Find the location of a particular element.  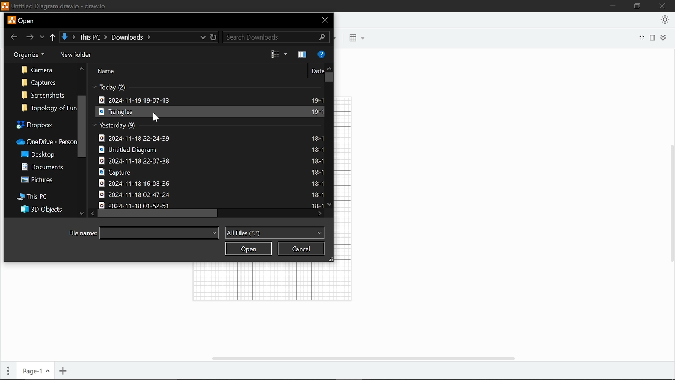

Pictures is located at coordinates (43, 182).